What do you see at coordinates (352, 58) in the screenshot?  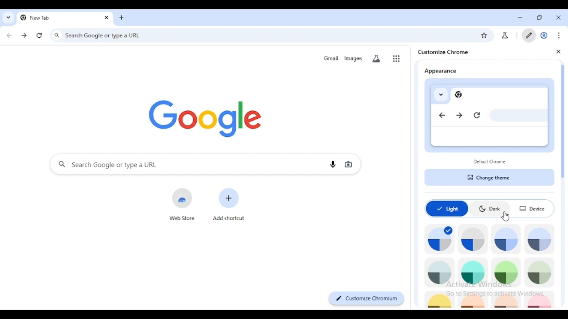 I see `images` at bounding box center [352, 58].